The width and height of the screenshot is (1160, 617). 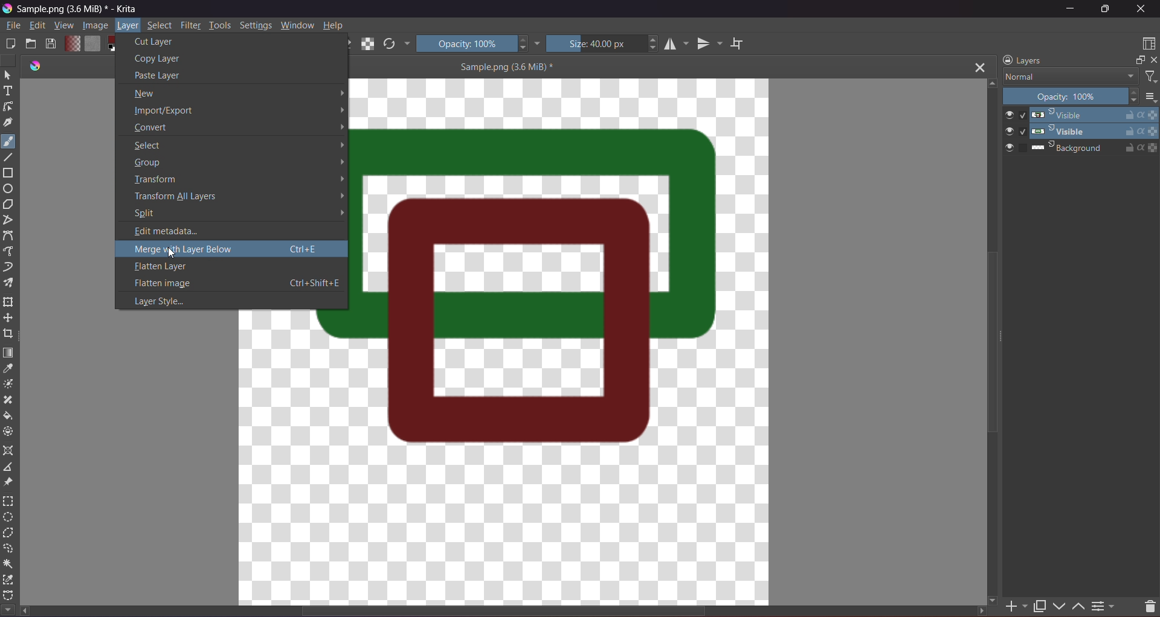 I want to click on Fill Gradient, so click(x=71, y=43).